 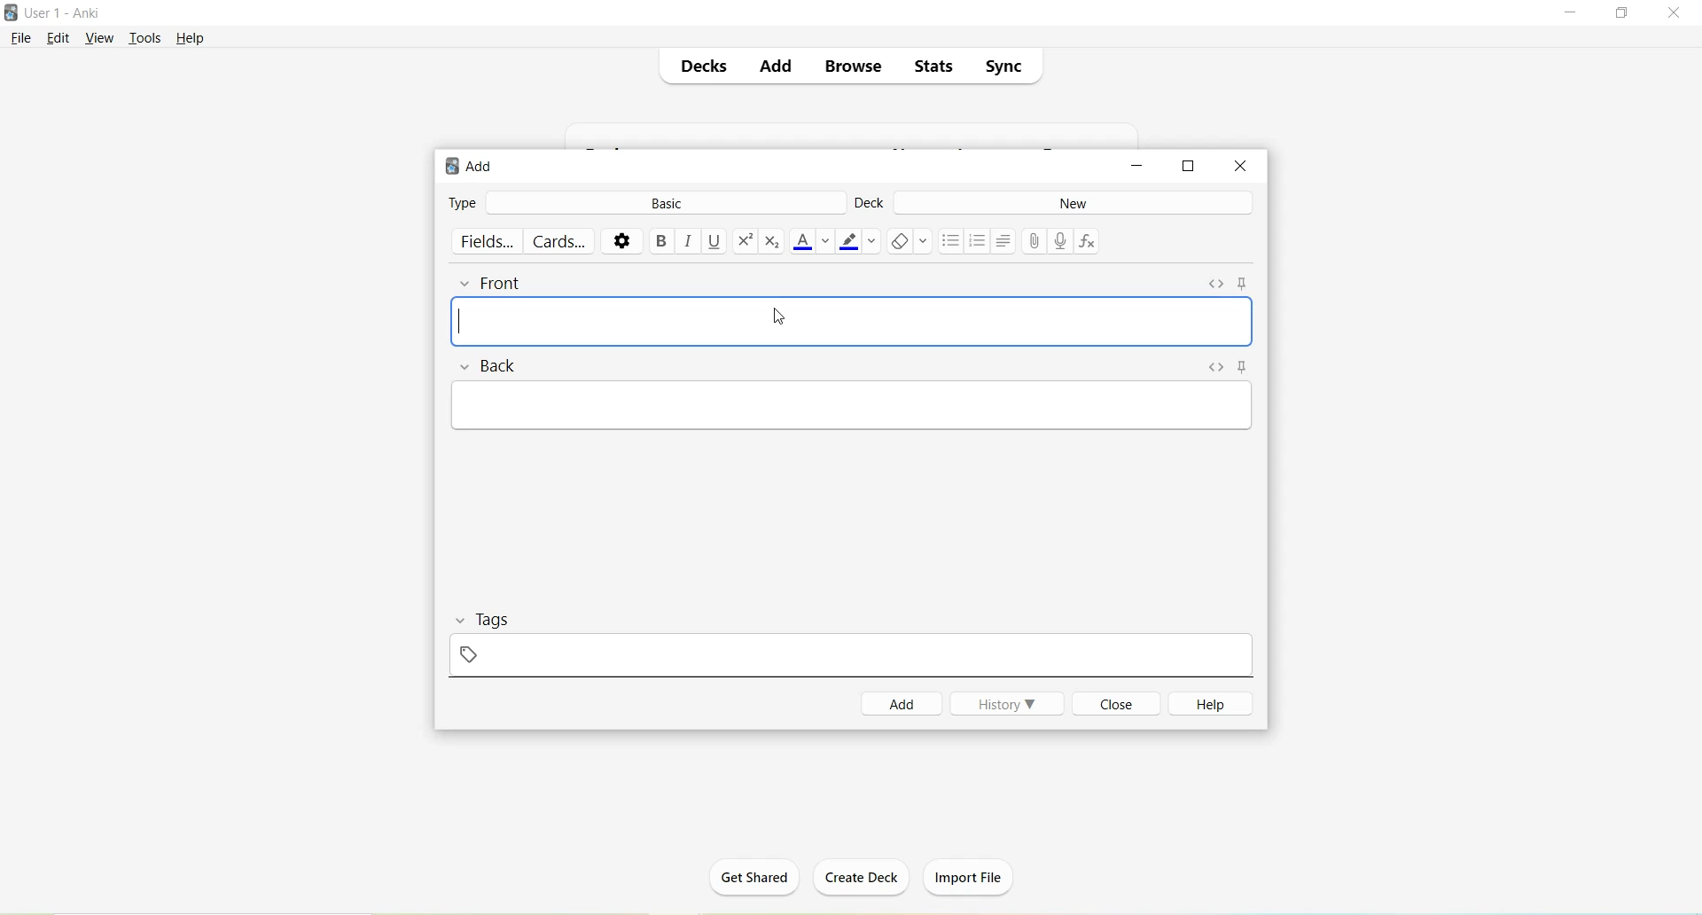 I want to click on Attach pictures/audio/video, so click(x=1038, y=240).